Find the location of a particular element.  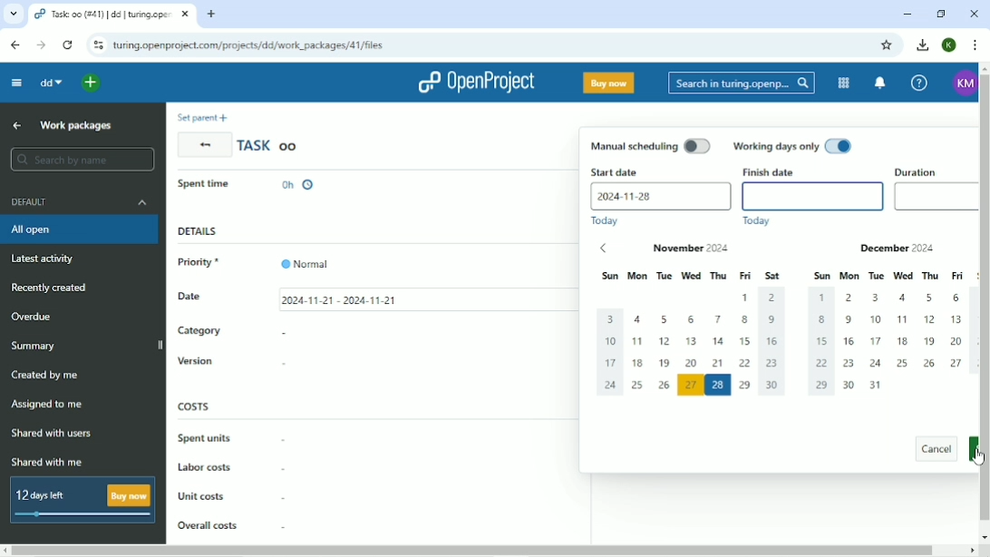

Task oo is located at coordinates (271, 145).